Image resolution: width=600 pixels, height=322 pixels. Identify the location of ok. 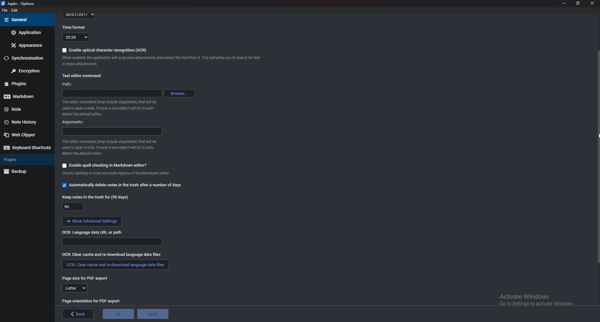
(119, 314).